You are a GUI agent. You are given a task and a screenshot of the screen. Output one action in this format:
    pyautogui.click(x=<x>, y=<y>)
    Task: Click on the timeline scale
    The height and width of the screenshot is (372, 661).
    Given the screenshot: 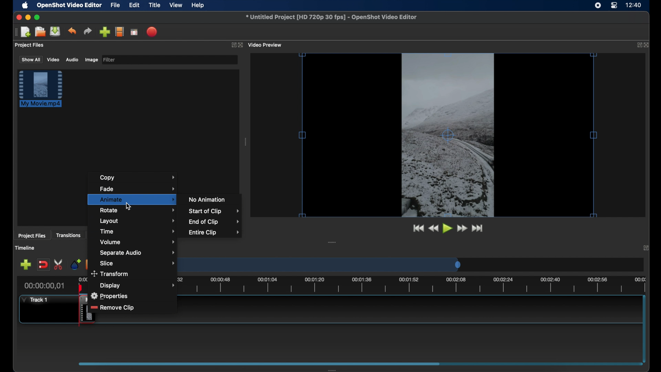 What is the action you would take?
    pyautogui.click(x=323, y=266)
    